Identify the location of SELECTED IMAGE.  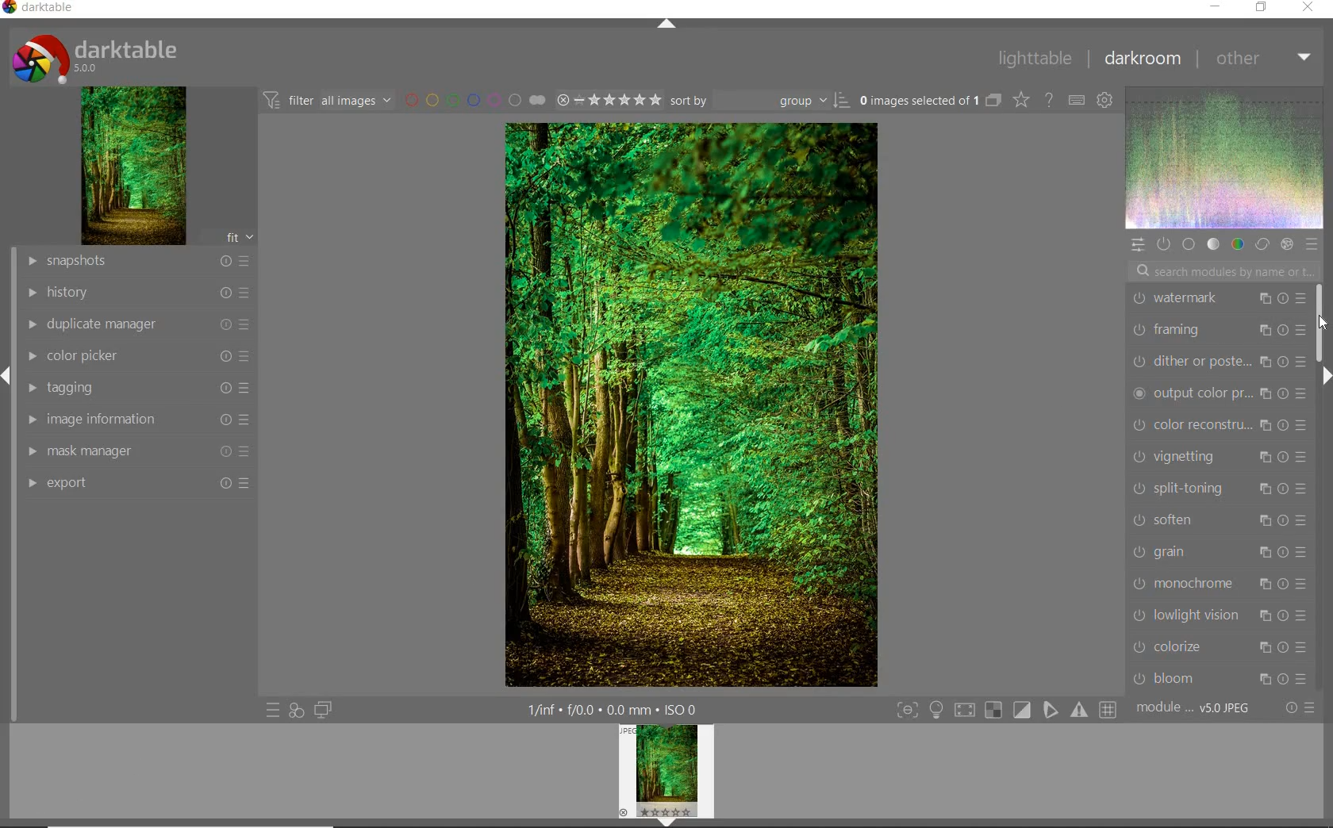
(693, 404).